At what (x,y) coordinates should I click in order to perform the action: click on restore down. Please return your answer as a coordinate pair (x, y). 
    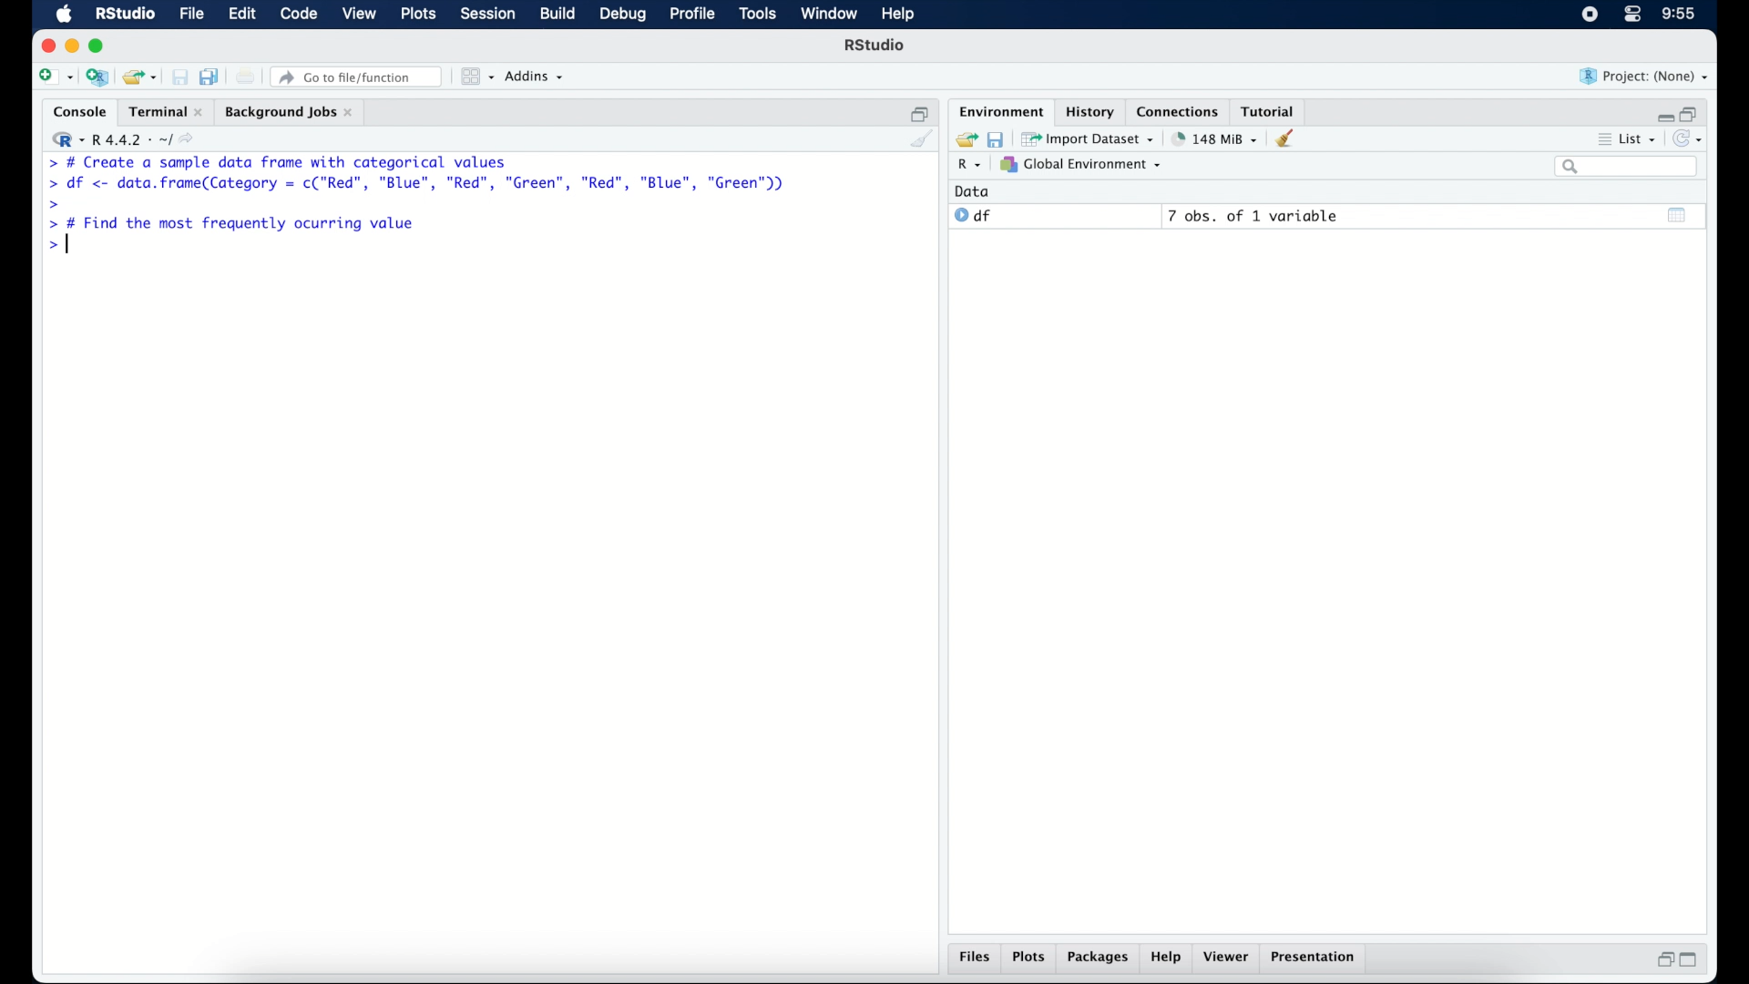
    Looking at the image, I should click on (1662, 959).